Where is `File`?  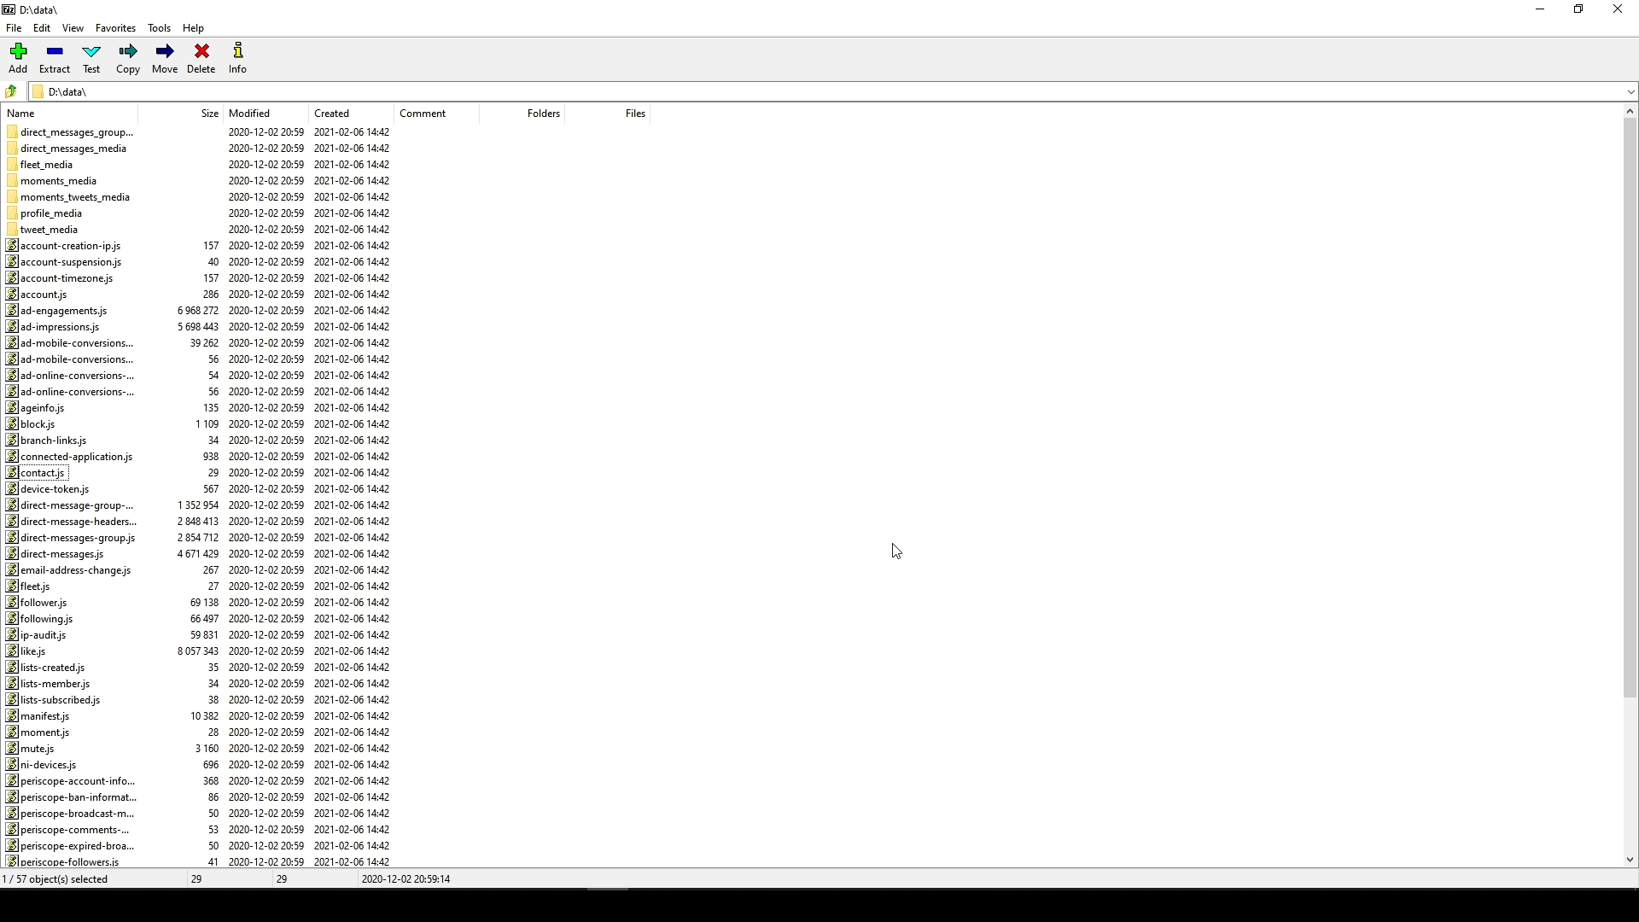
File is located at coordinates (17, 25).